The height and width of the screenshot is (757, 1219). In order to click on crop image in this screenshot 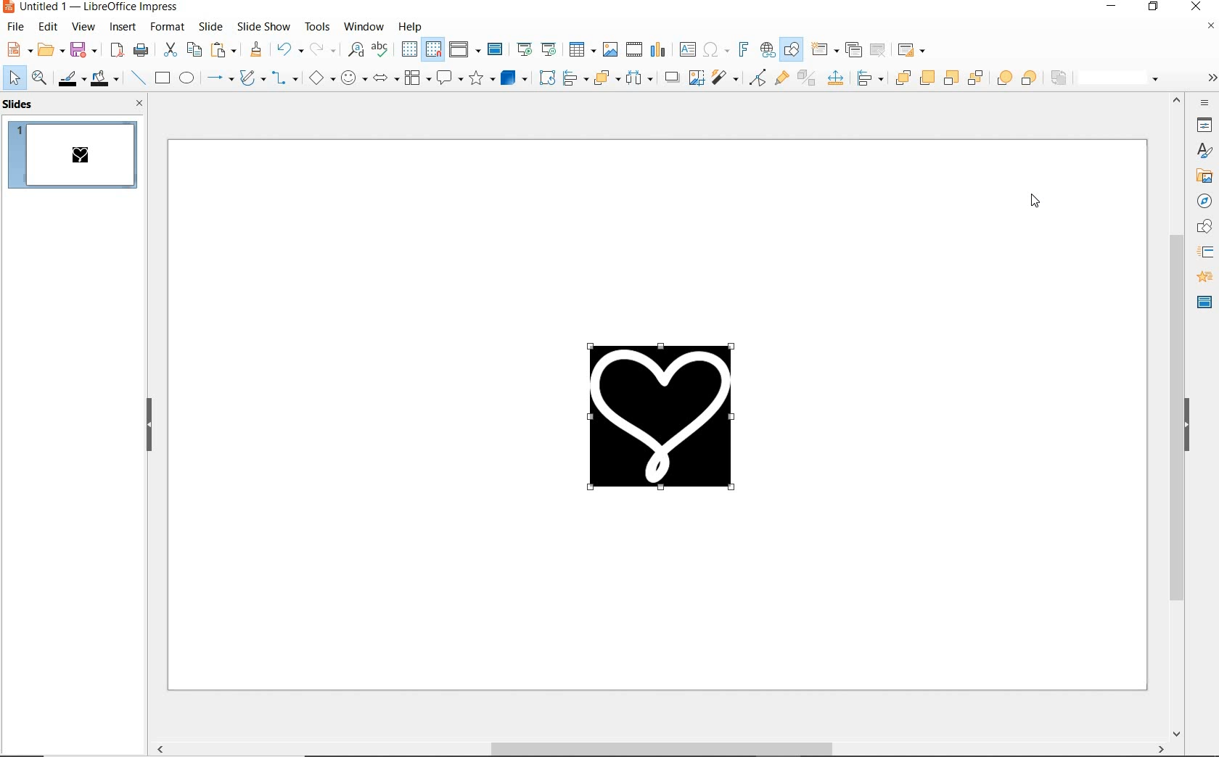, I will do `click(1199, 150)`.